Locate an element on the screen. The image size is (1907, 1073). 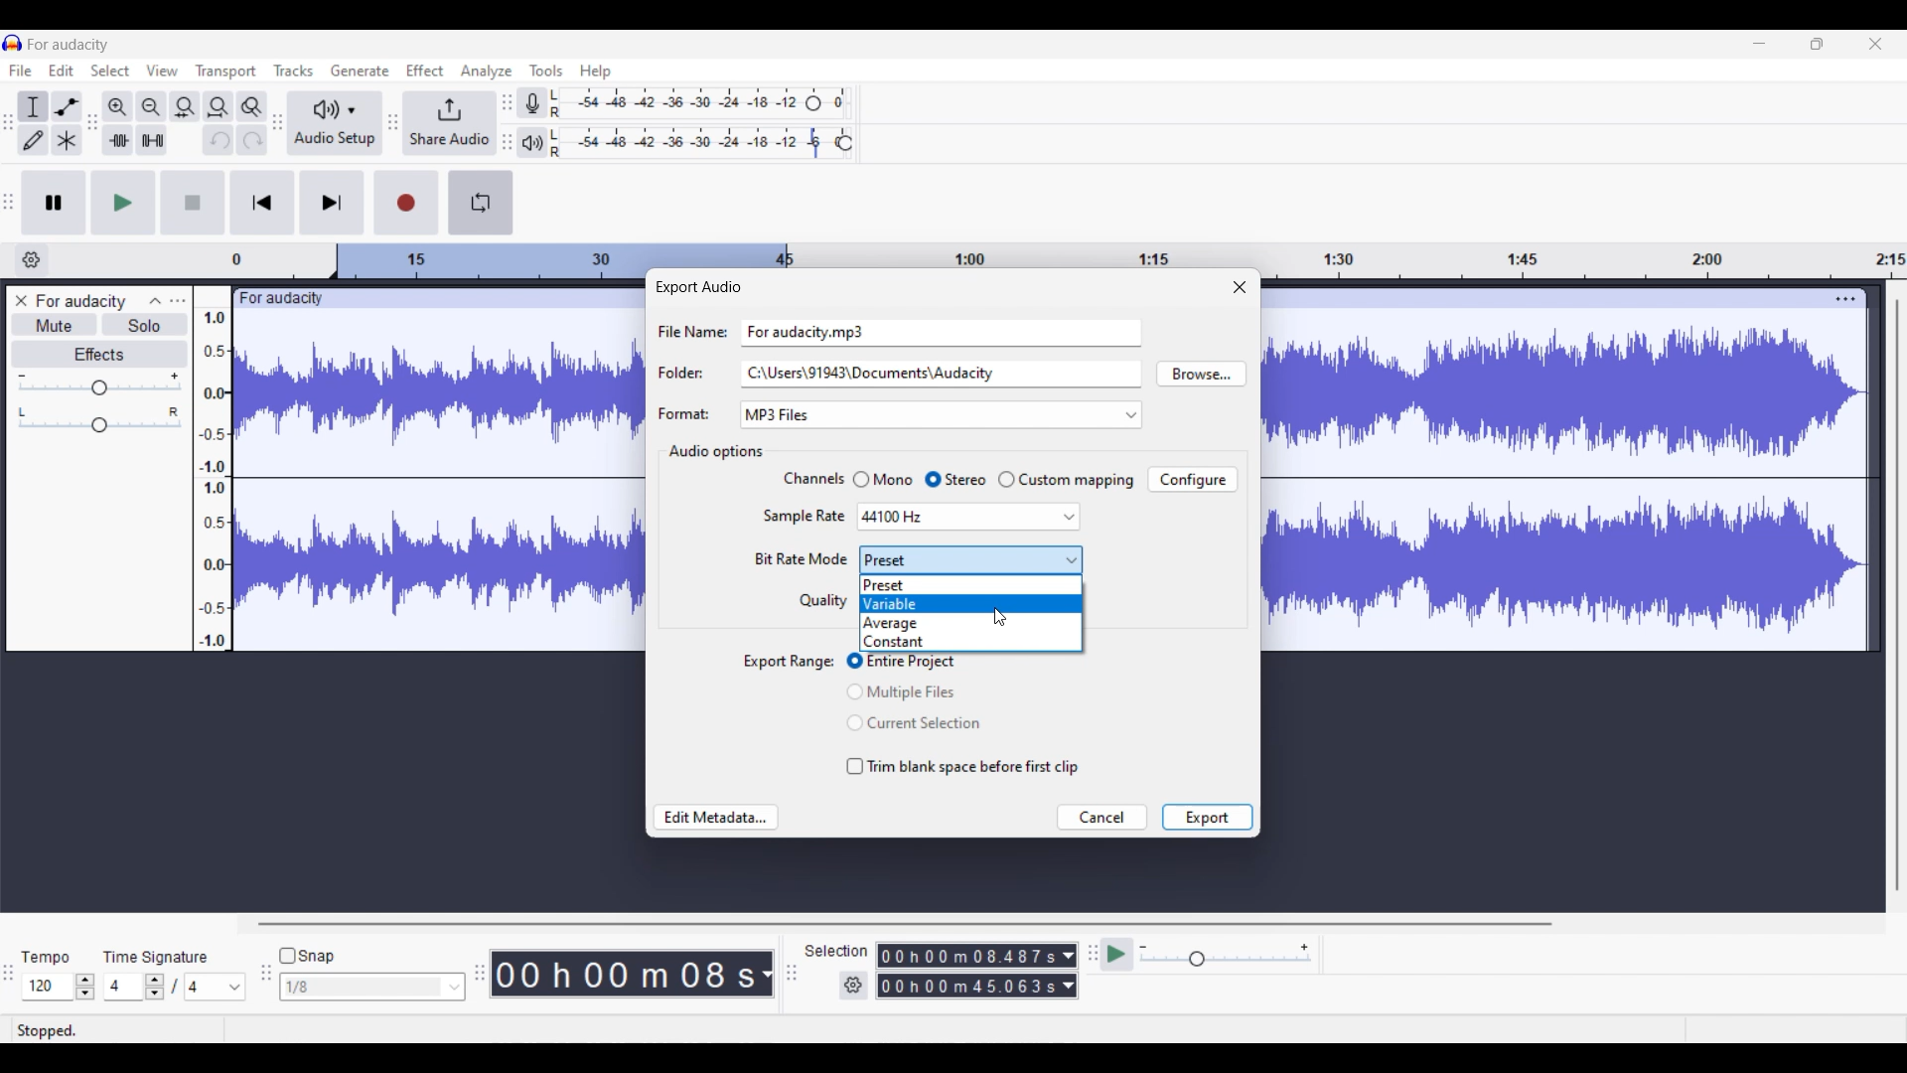
Indicates toggle settings for export range is located at coordinates (790, 663).